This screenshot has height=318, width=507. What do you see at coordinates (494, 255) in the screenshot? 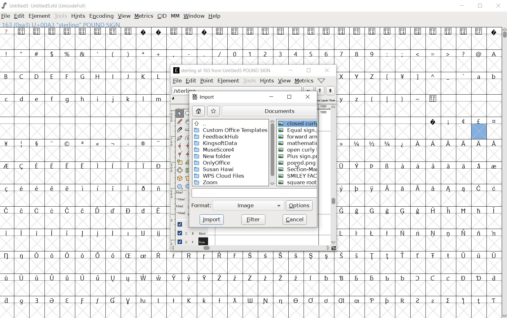
I see `Symbol` at bounding box center [494, 255].